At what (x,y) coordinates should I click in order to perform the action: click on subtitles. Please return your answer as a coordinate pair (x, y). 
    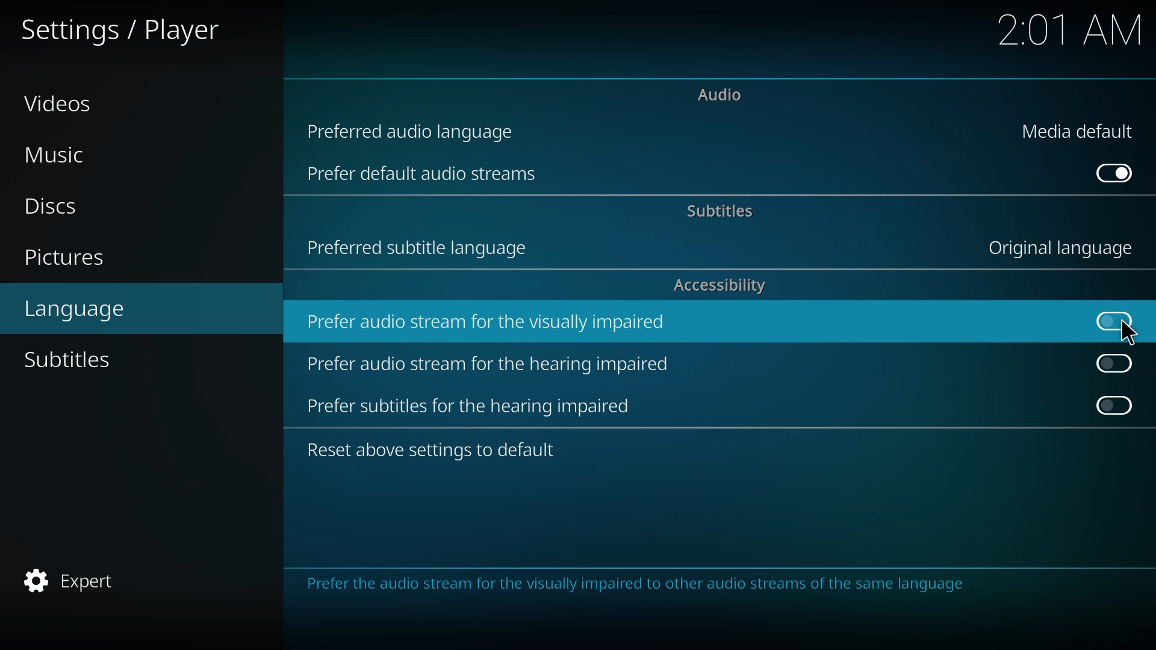
    Looking at the image, I should click on (719, 211).